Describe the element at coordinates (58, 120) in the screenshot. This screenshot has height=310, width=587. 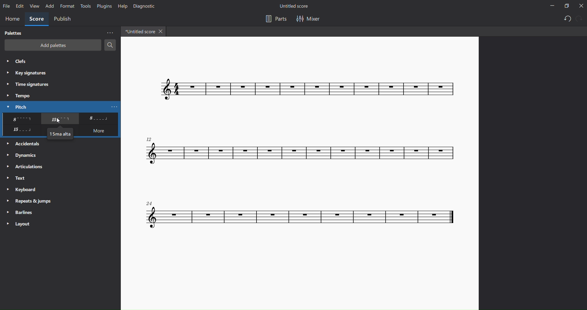
I see `cursor` at that location.